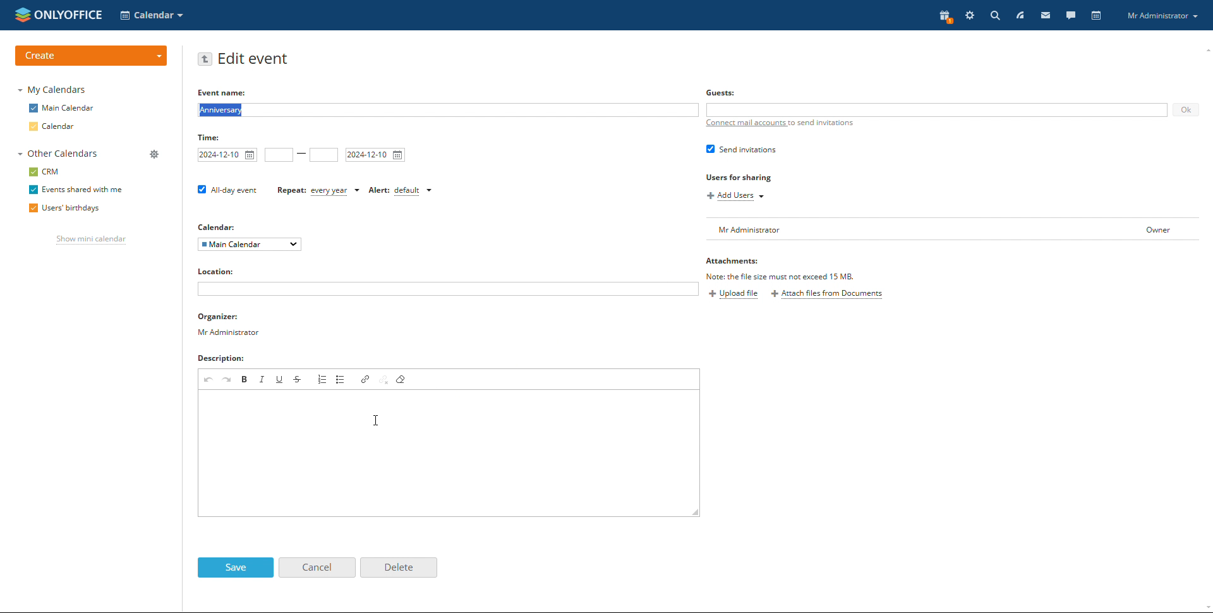 The width and height of the screenshot is (1213, 613). Describe the element at coordinates (1046, 15) in the screenshot. I see `mail` at that location.